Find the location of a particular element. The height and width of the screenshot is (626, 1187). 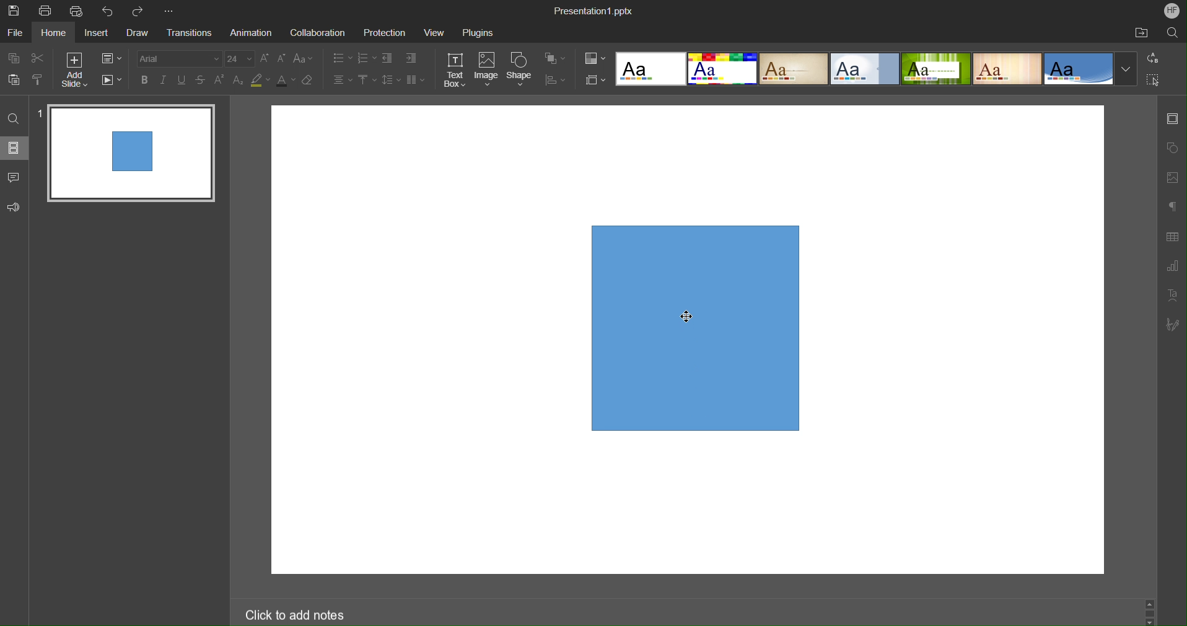

Click to add notes is located at coordinates (296, 615).